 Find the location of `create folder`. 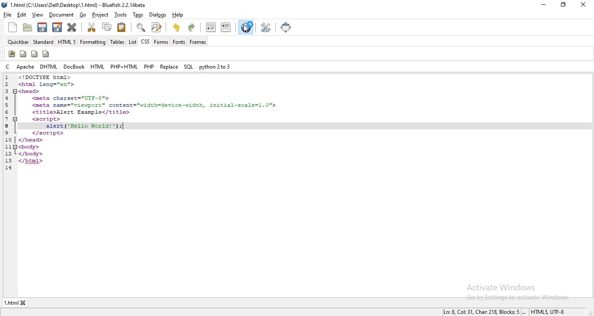

create folder is located at coordinates (28, 28).